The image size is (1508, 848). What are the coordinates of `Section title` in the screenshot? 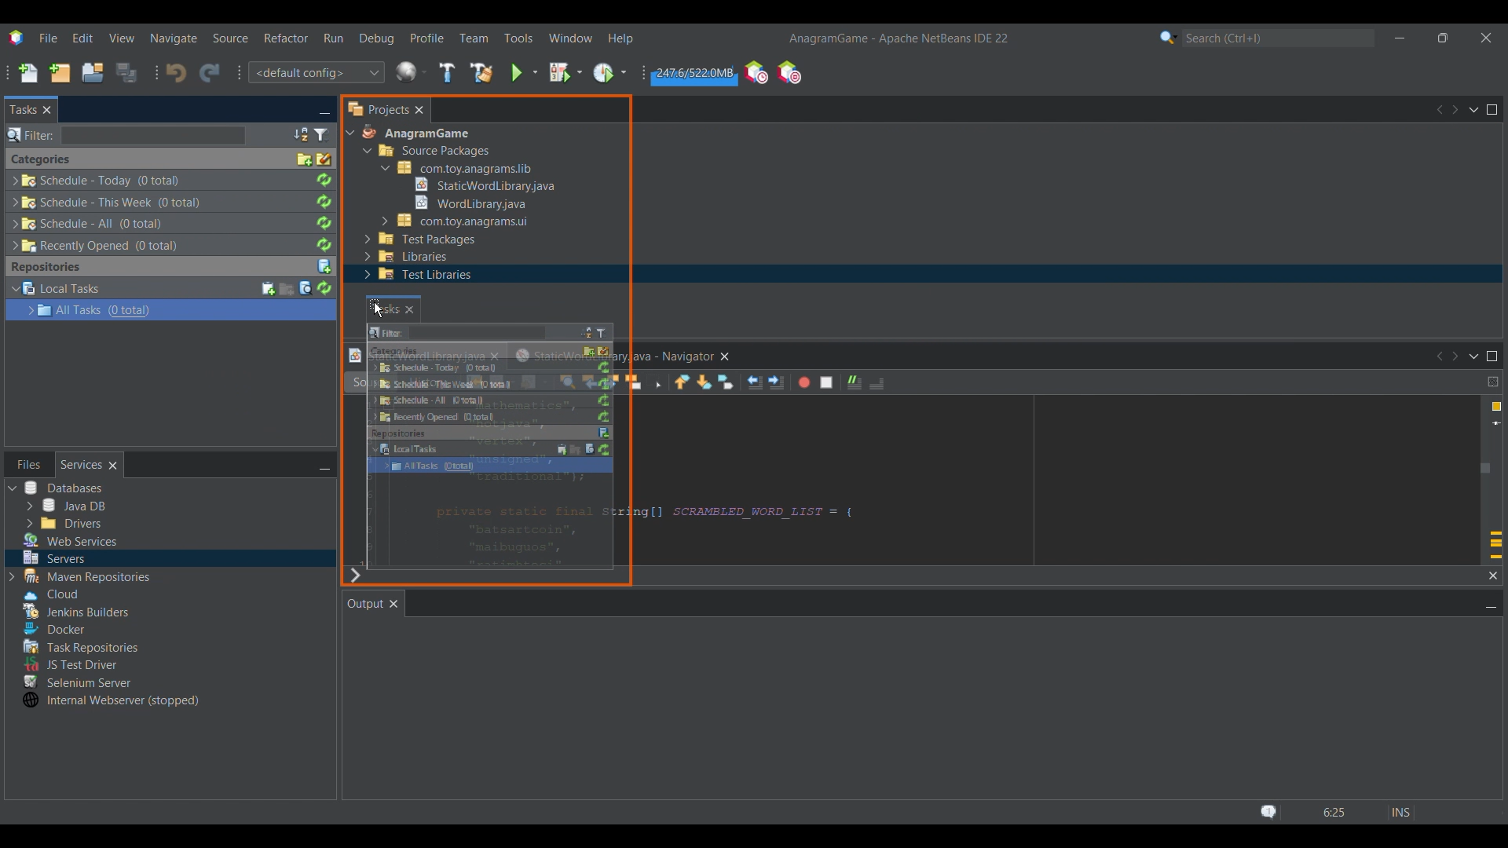 It's located at (46, 267).